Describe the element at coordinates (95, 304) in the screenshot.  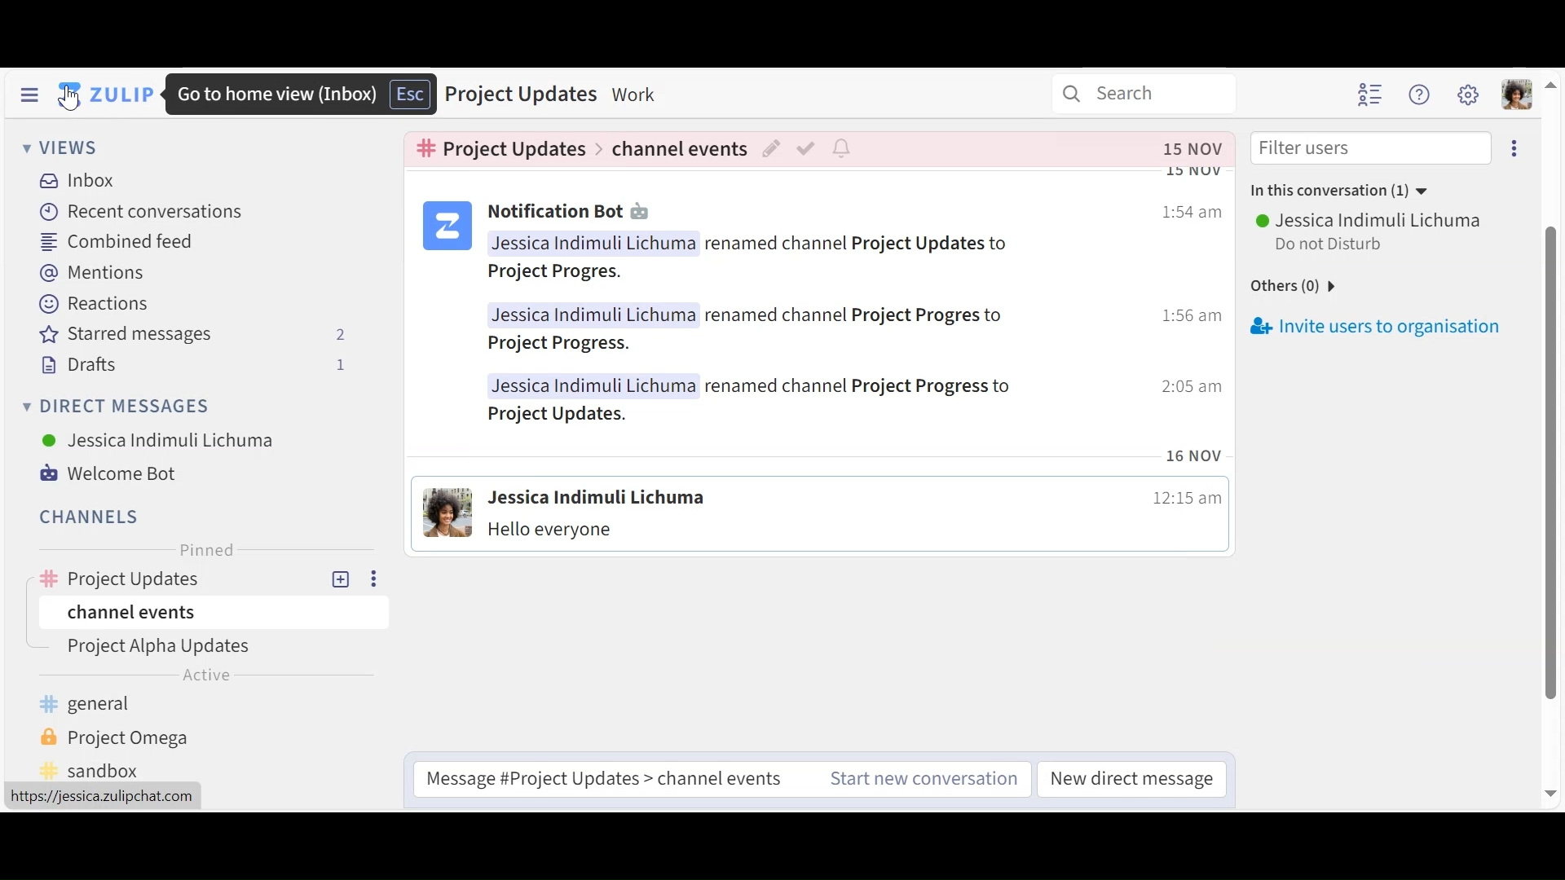
I see `Reactions` at that location.